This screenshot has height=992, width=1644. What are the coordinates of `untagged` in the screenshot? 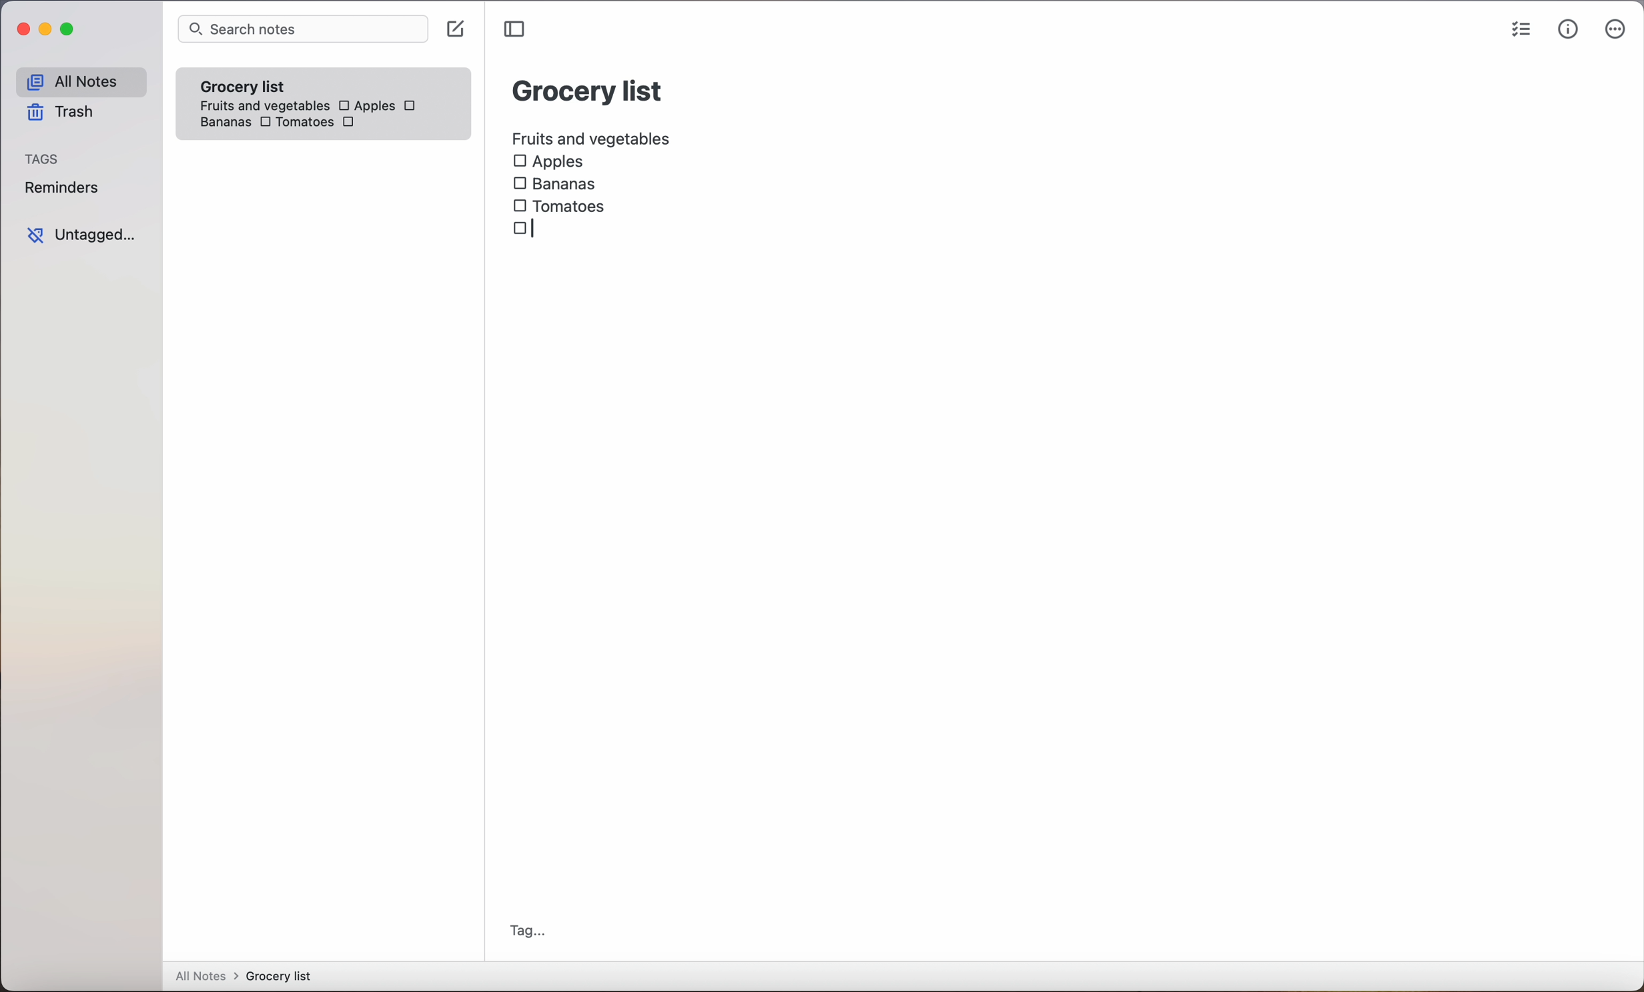 It's located at (81, 235).